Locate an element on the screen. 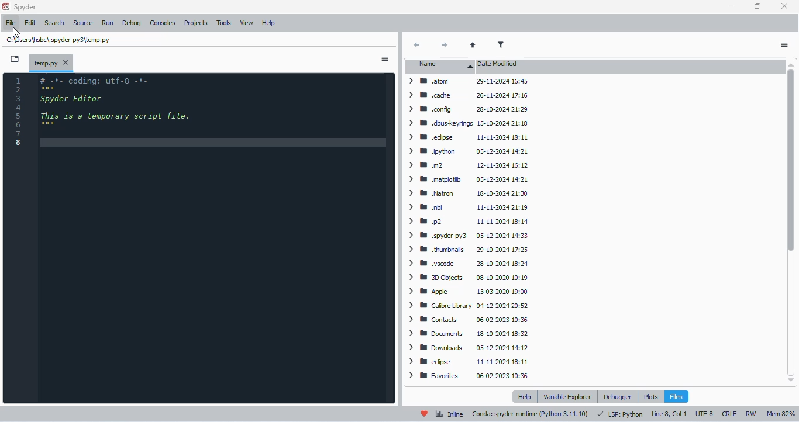 The height and width of the screenshot is (422, 799). atom 29-11-2024 16:45 is located at coordinates (469, 82).